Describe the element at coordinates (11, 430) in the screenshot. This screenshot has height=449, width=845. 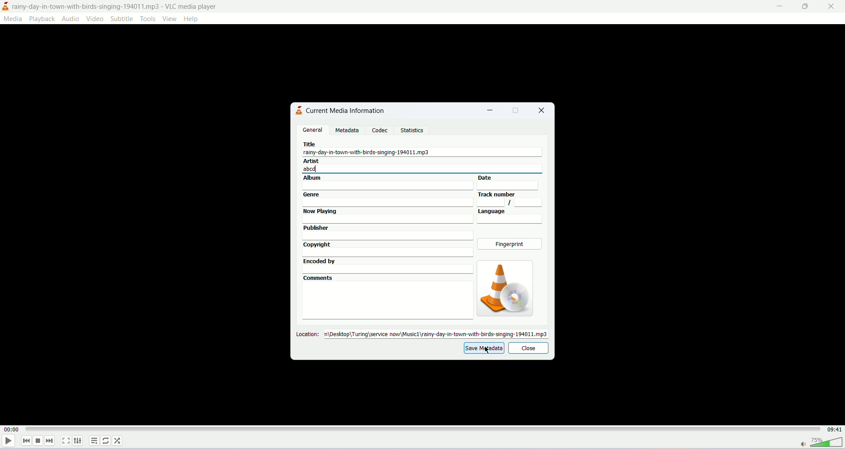
I see `played time` at that location.